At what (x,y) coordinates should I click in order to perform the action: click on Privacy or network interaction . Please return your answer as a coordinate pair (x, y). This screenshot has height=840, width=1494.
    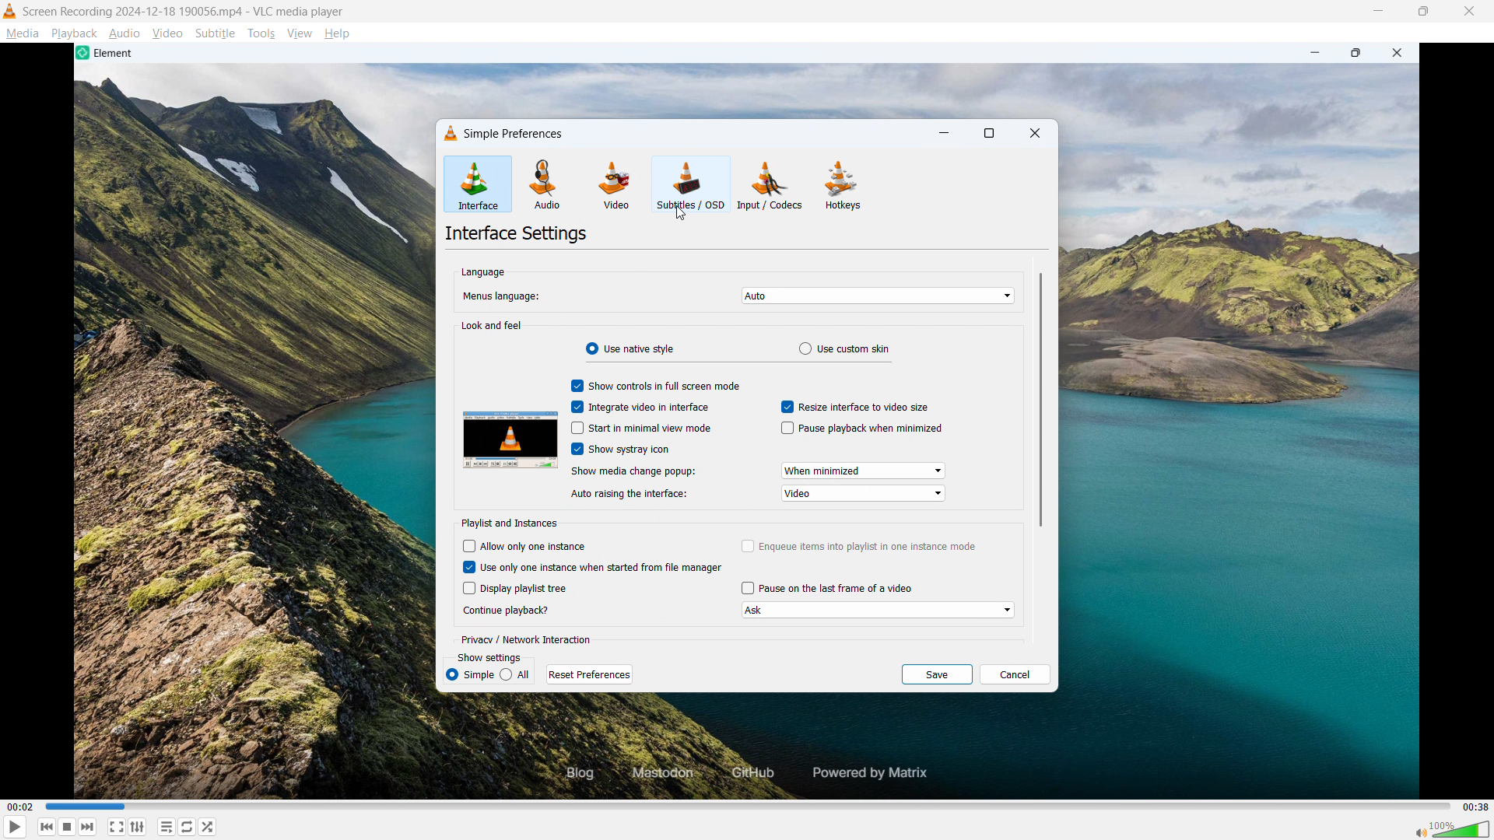
    Looking at the image, I should click on (530, 639).